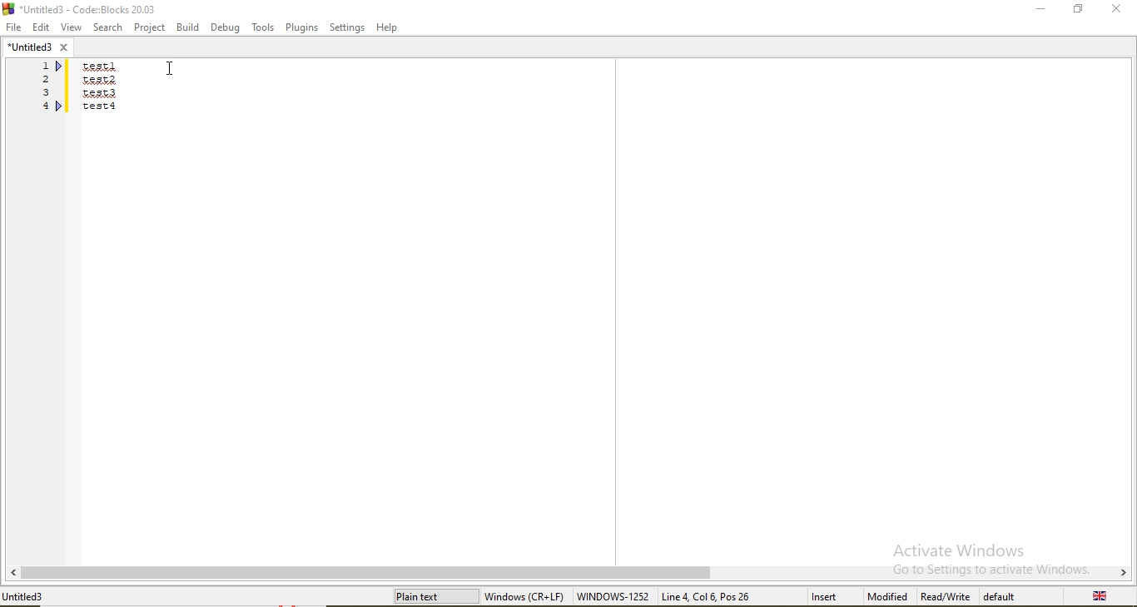 Image resolution: width=1137 pixels, height=607 pixels. What do you see at coordinates (300, 27) in the screenshot?
I see `Plugins ` at bounding box center [300, 27].